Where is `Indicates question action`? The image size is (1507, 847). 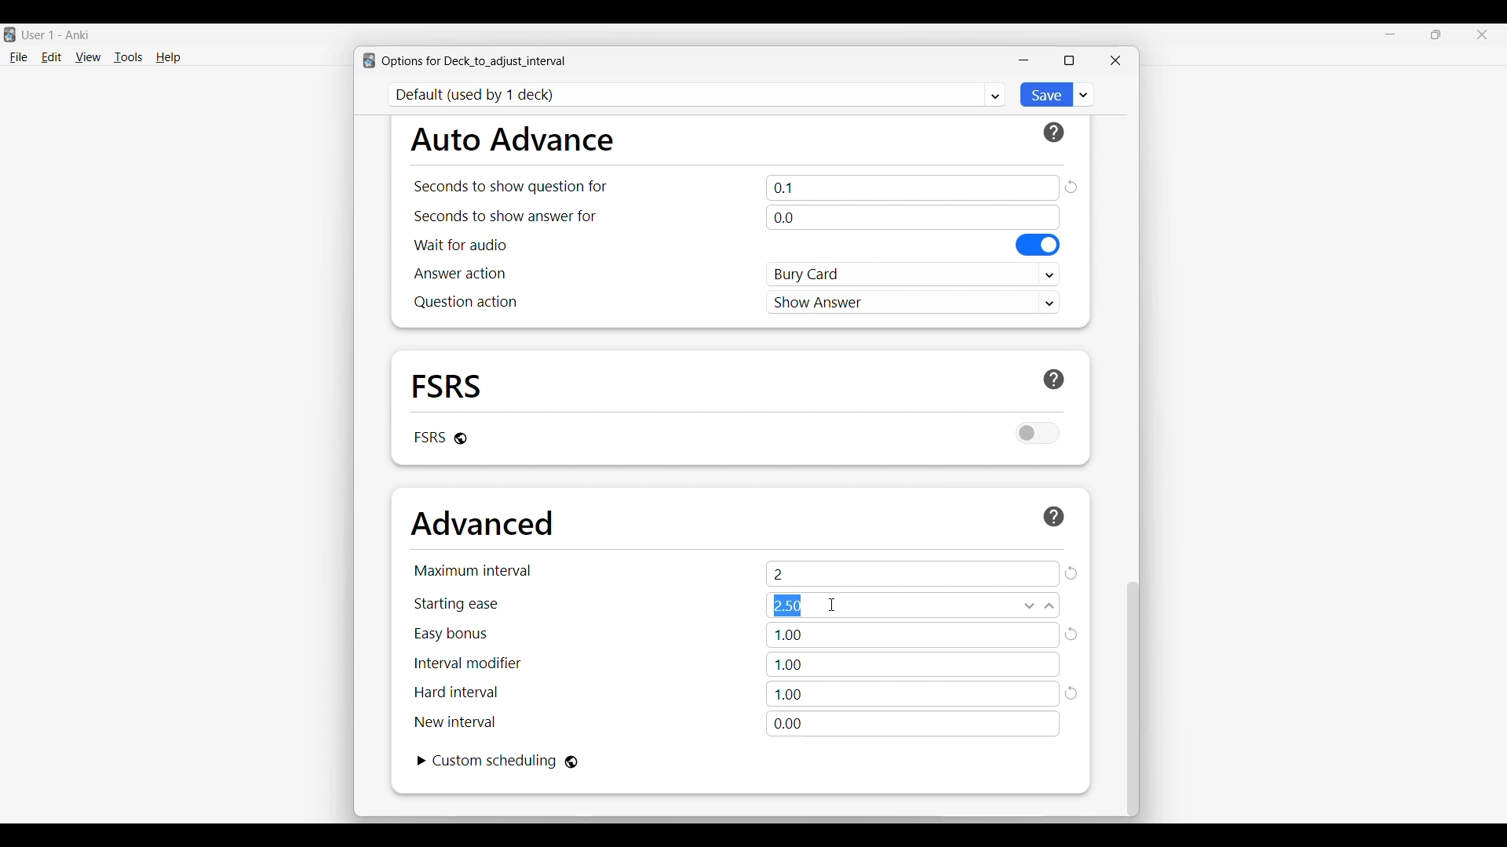 Indicates question action is located at coordinates (465, 302).